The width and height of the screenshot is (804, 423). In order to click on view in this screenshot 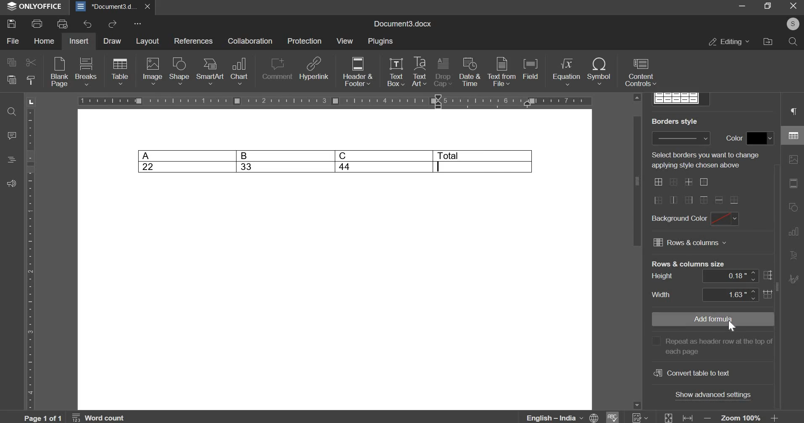, I will do `click(345, 40)`.